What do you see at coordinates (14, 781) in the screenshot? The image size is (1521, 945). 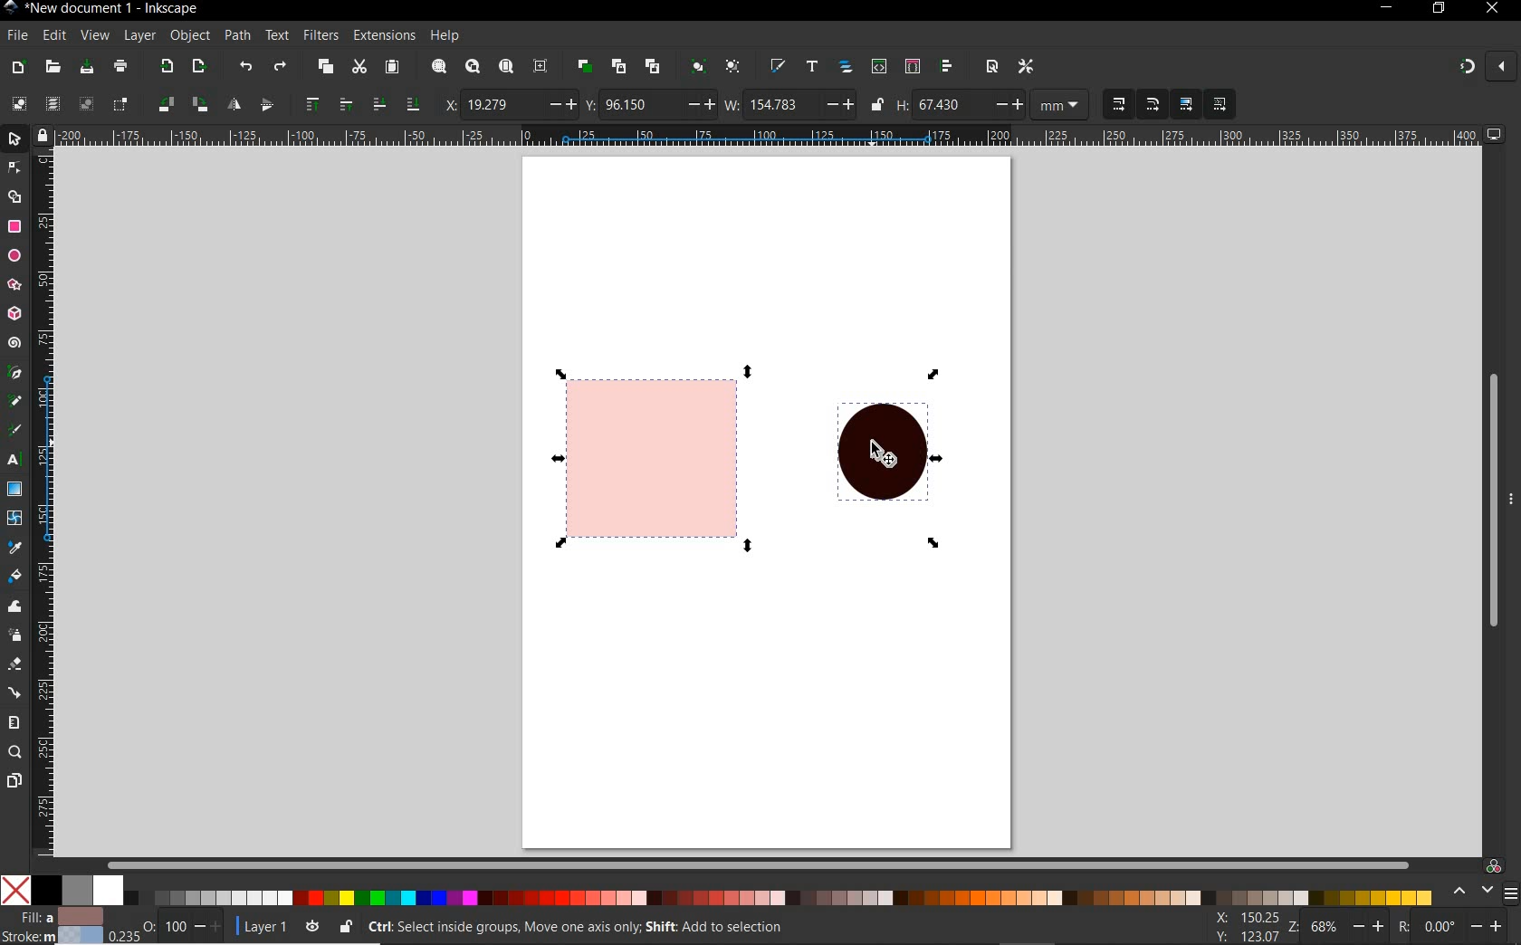 I see `page tool` at bounding box center [14, 781].